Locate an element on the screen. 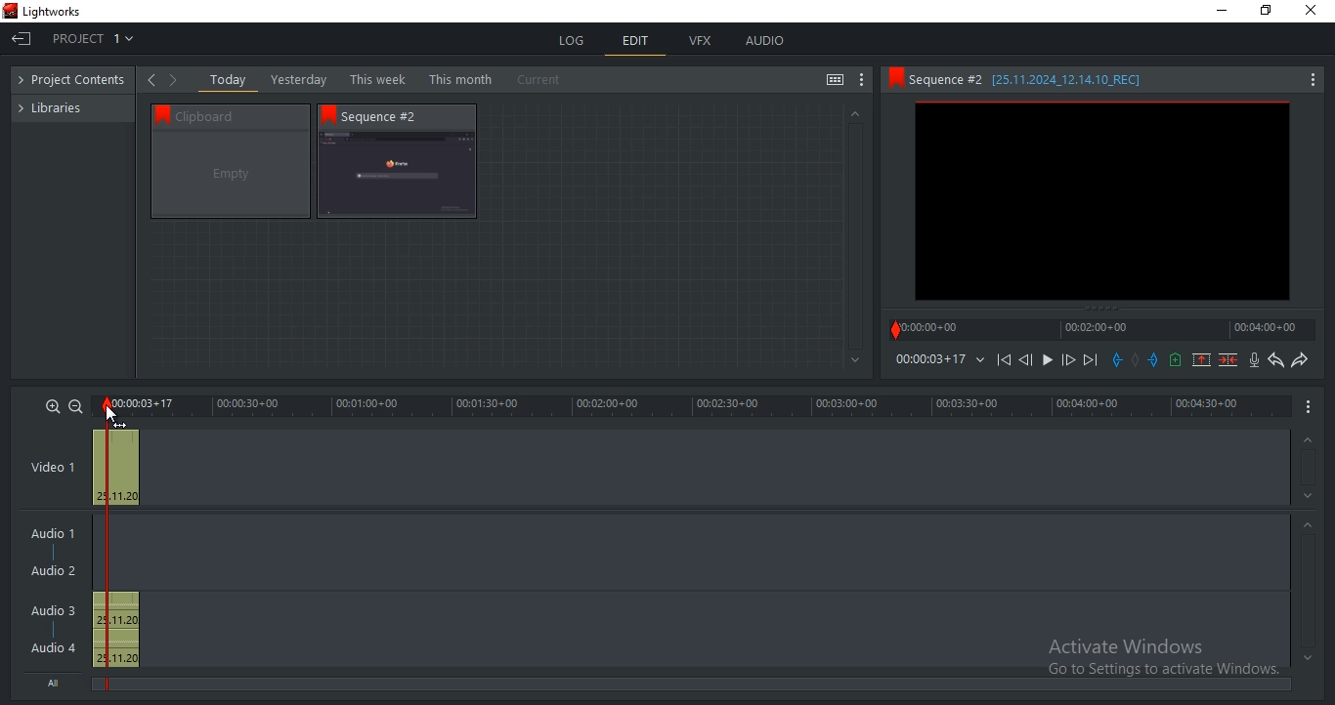 Image resolution: width=1335 pixels, height=705 pixels. edit is located at coordinates (636, 43).